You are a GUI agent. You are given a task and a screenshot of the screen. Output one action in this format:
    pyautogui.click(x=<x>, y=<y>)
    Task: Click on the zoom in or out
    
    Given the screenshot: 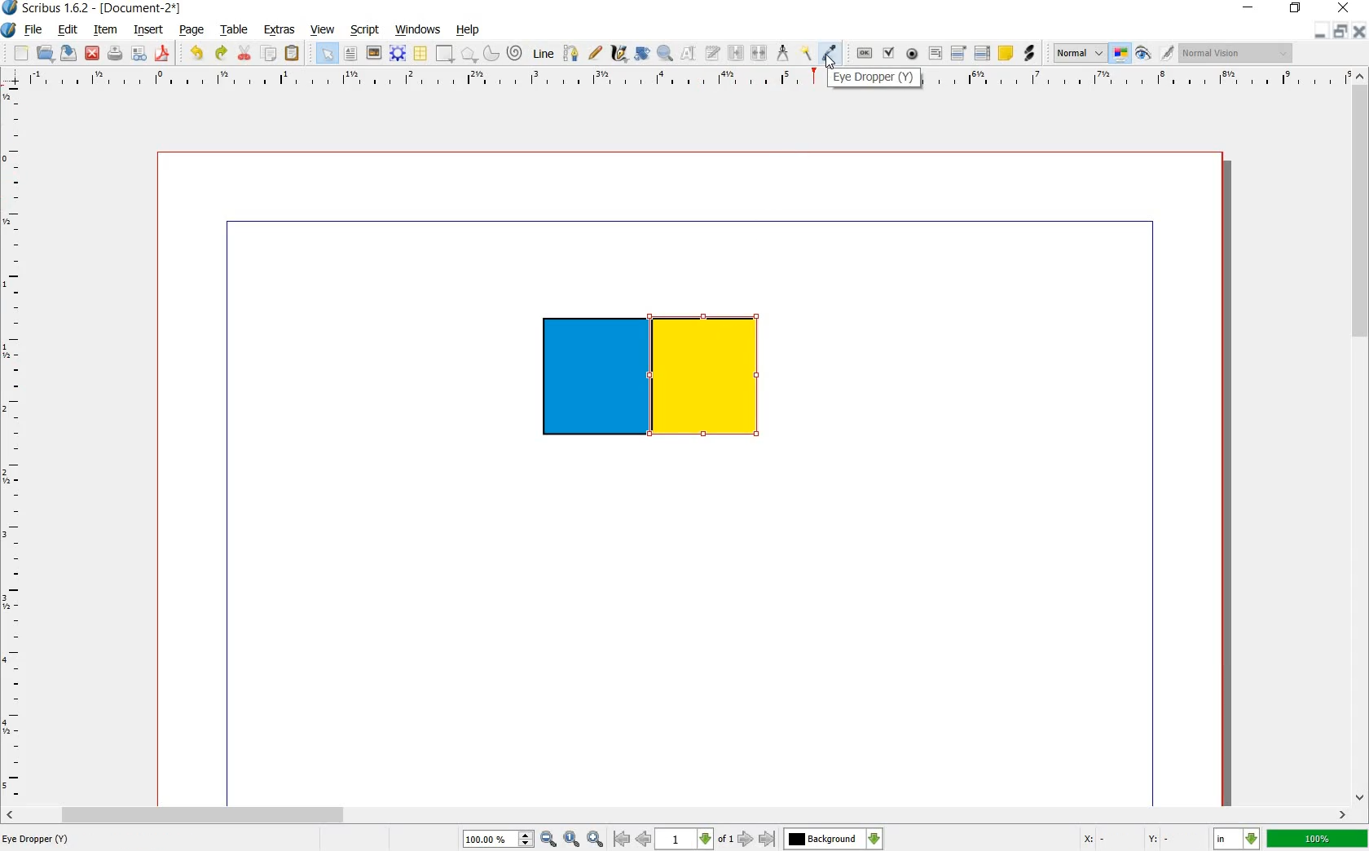 What is the action you would take?
    pyautogui.click(x=666, y=55)
    